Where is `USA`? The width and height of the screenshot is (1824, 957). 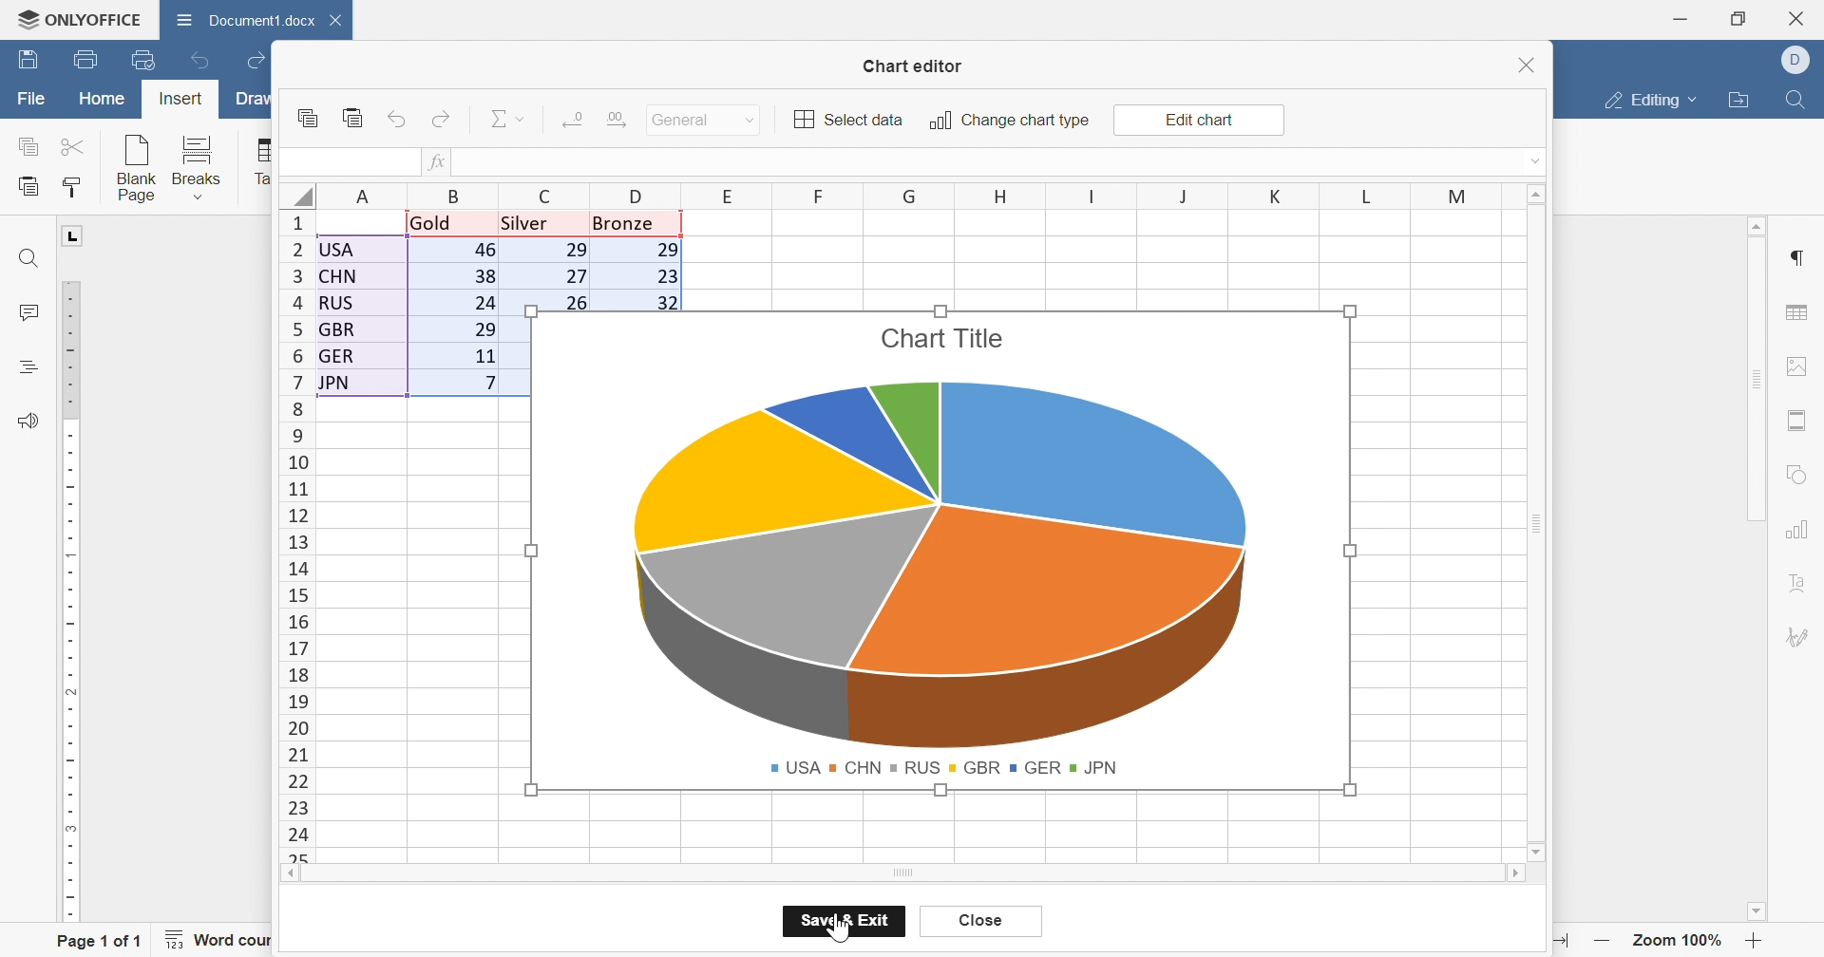 USA is located at coordinates (340, 249).